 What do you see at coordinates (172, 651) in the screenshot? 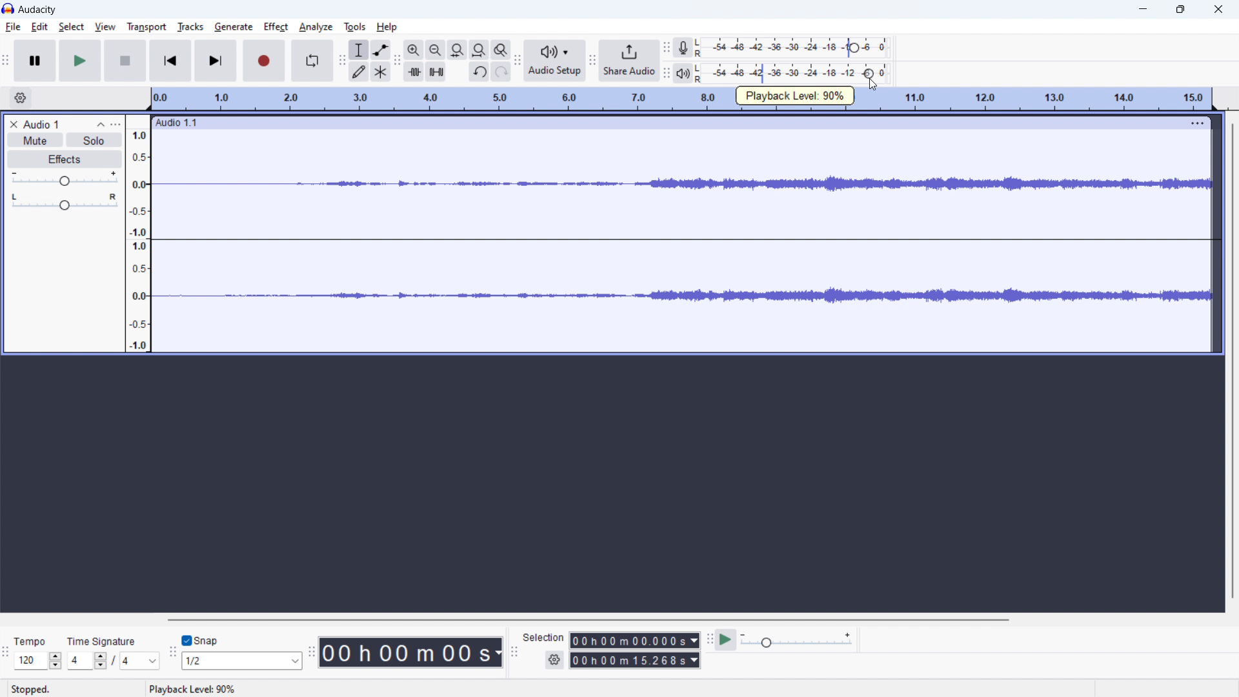
I see `snapping toolbar` at bounding box center [172, 651].